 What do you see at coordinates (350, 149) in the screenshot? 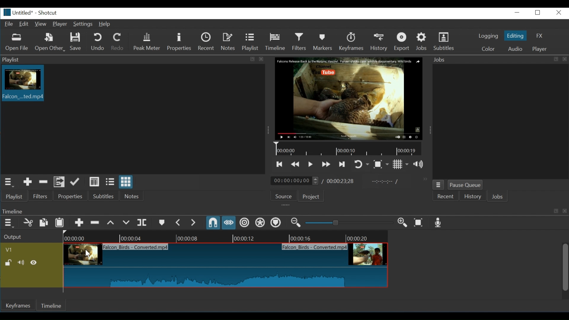
I see `Timeline` at bounding box center [350, 149].